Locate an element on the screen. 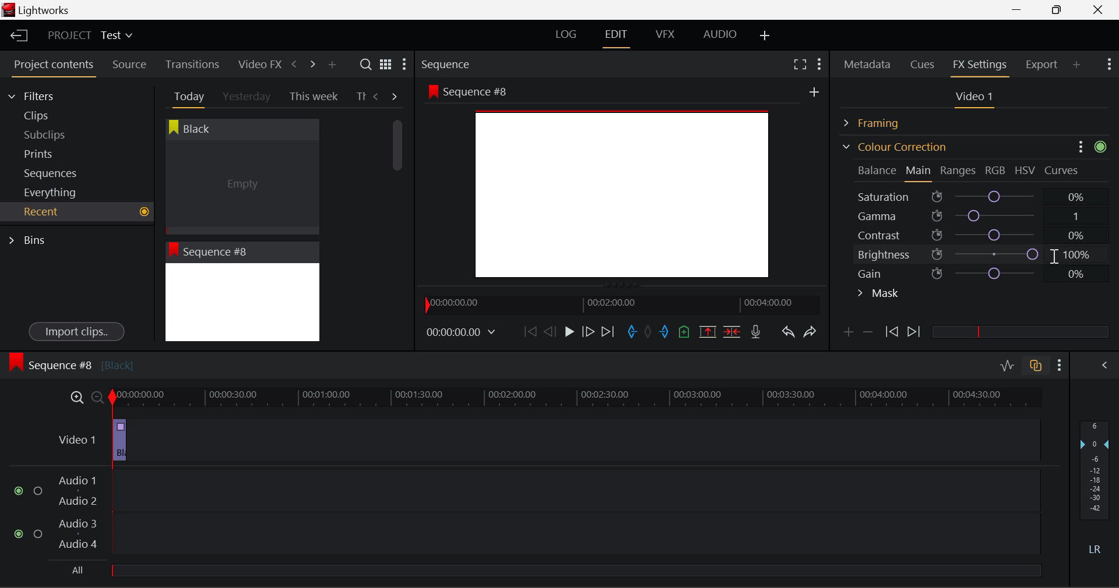  Close is located at coordinates (1100, 10).